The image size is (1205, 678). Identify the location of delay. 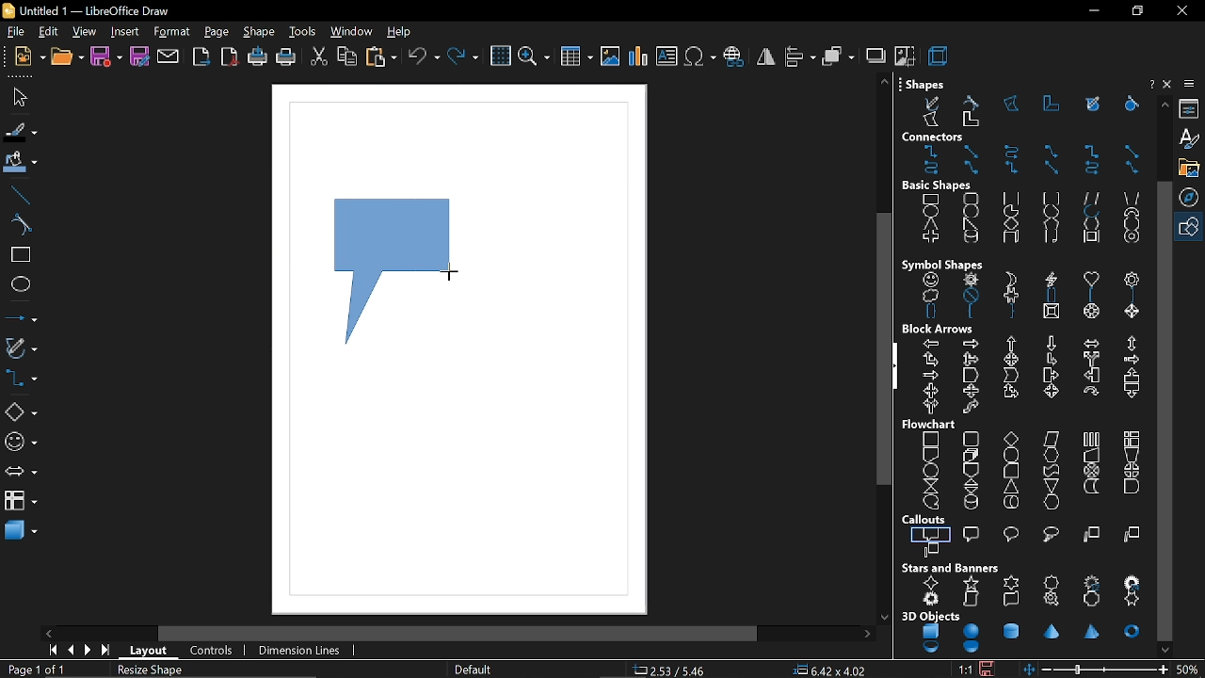
(1131, 487).